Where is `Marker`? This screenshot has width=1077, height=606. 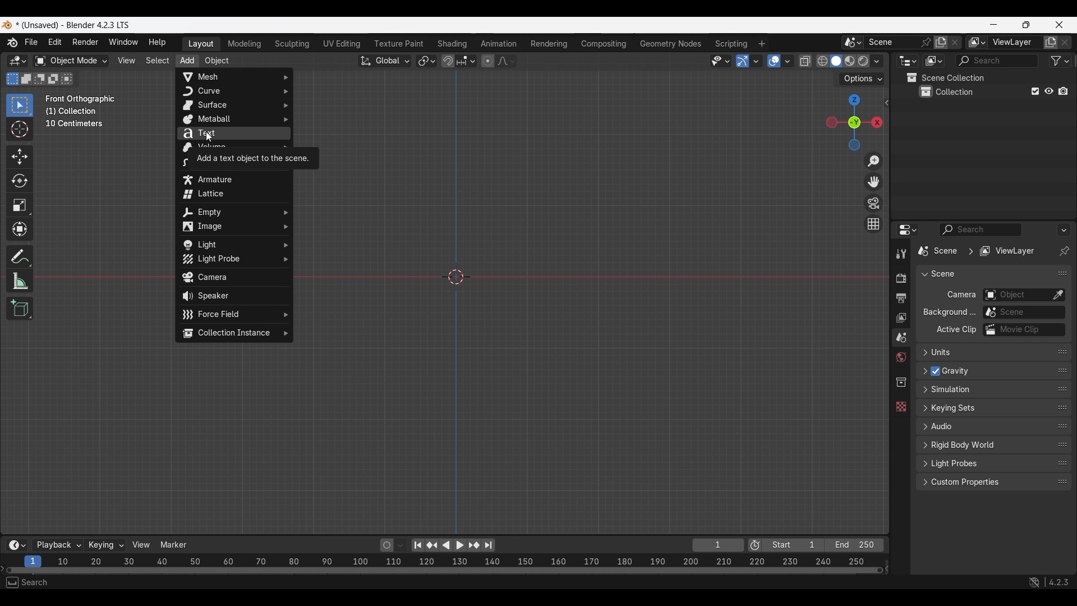
Marker is located at coordinates (174, 545).